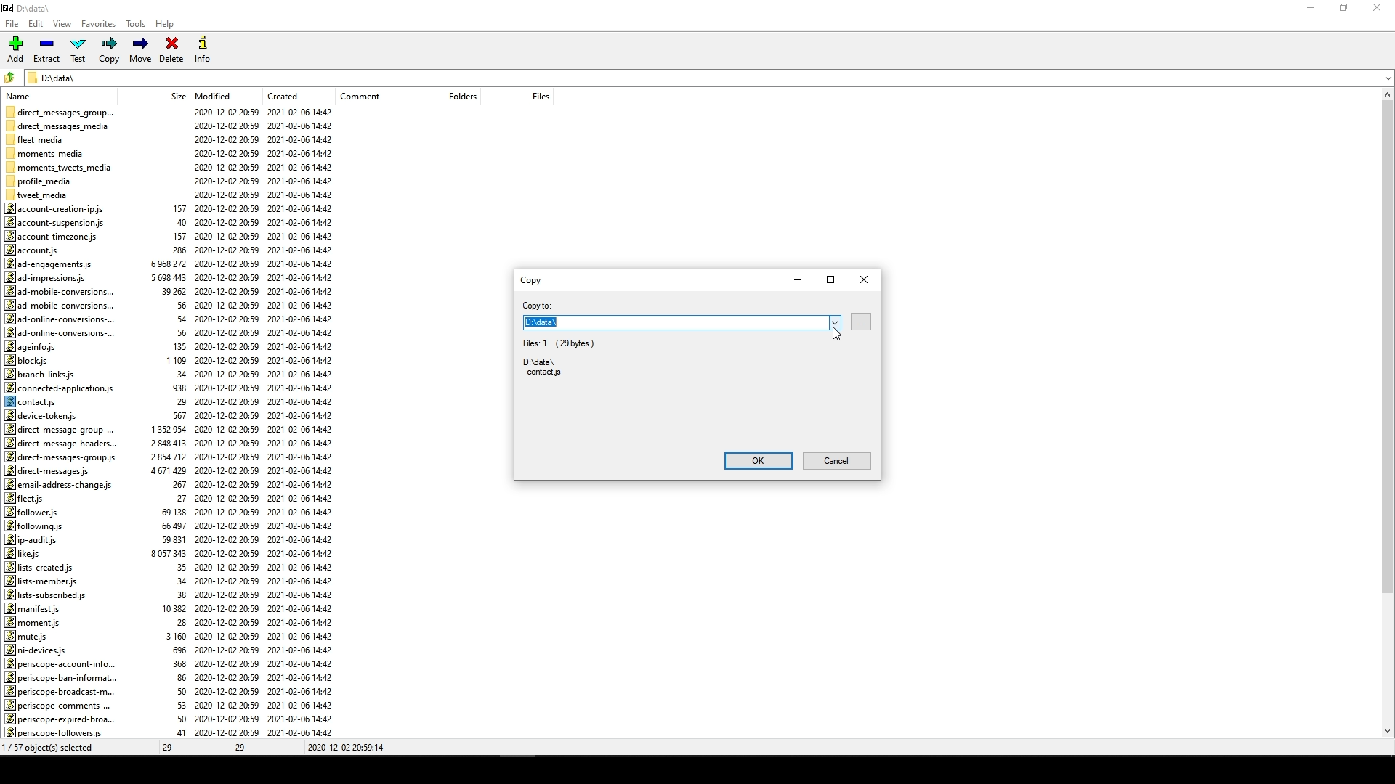  What do you see at coordinates (51, 278) in the screenshot?
I see `ad-impressions.js` at bounding box center [51, 278].